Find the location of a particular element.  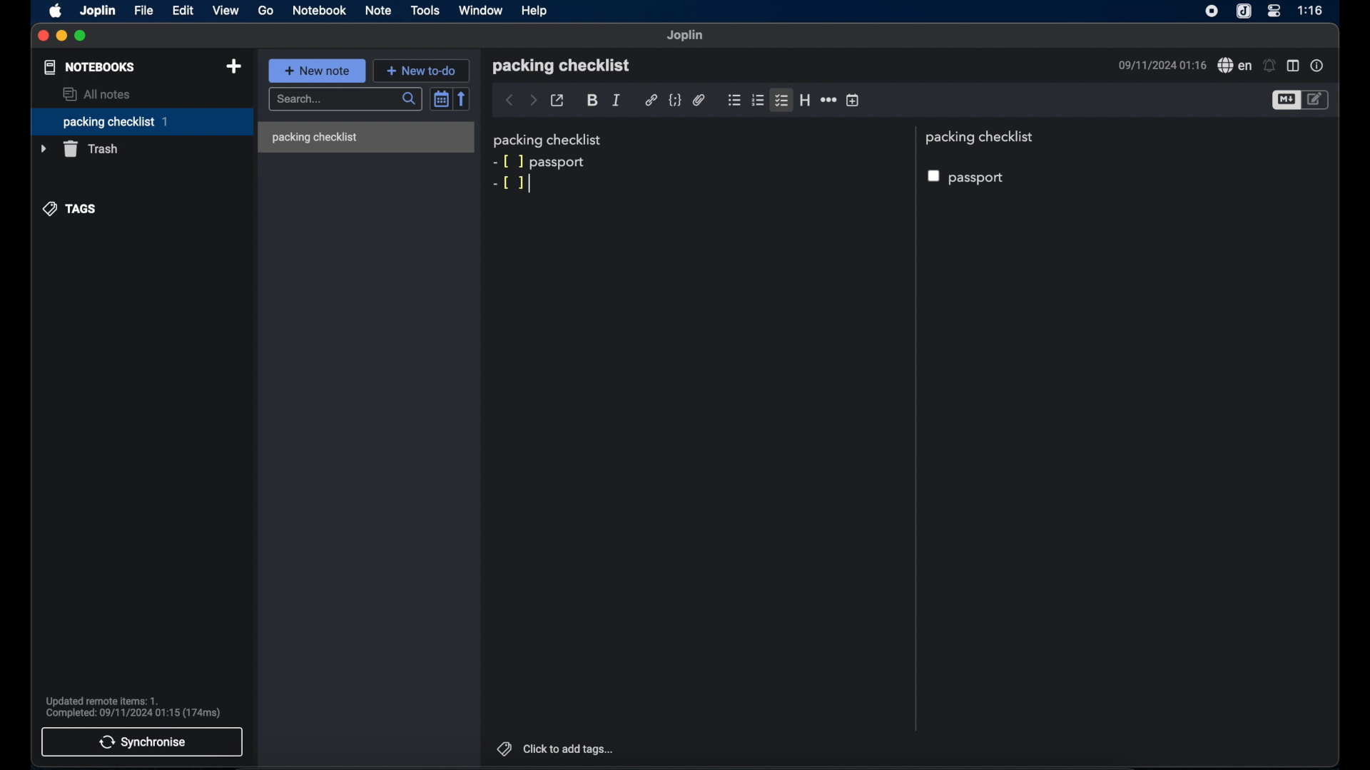

09/11/2024 01:16 is located at coordinates (1160, 66).